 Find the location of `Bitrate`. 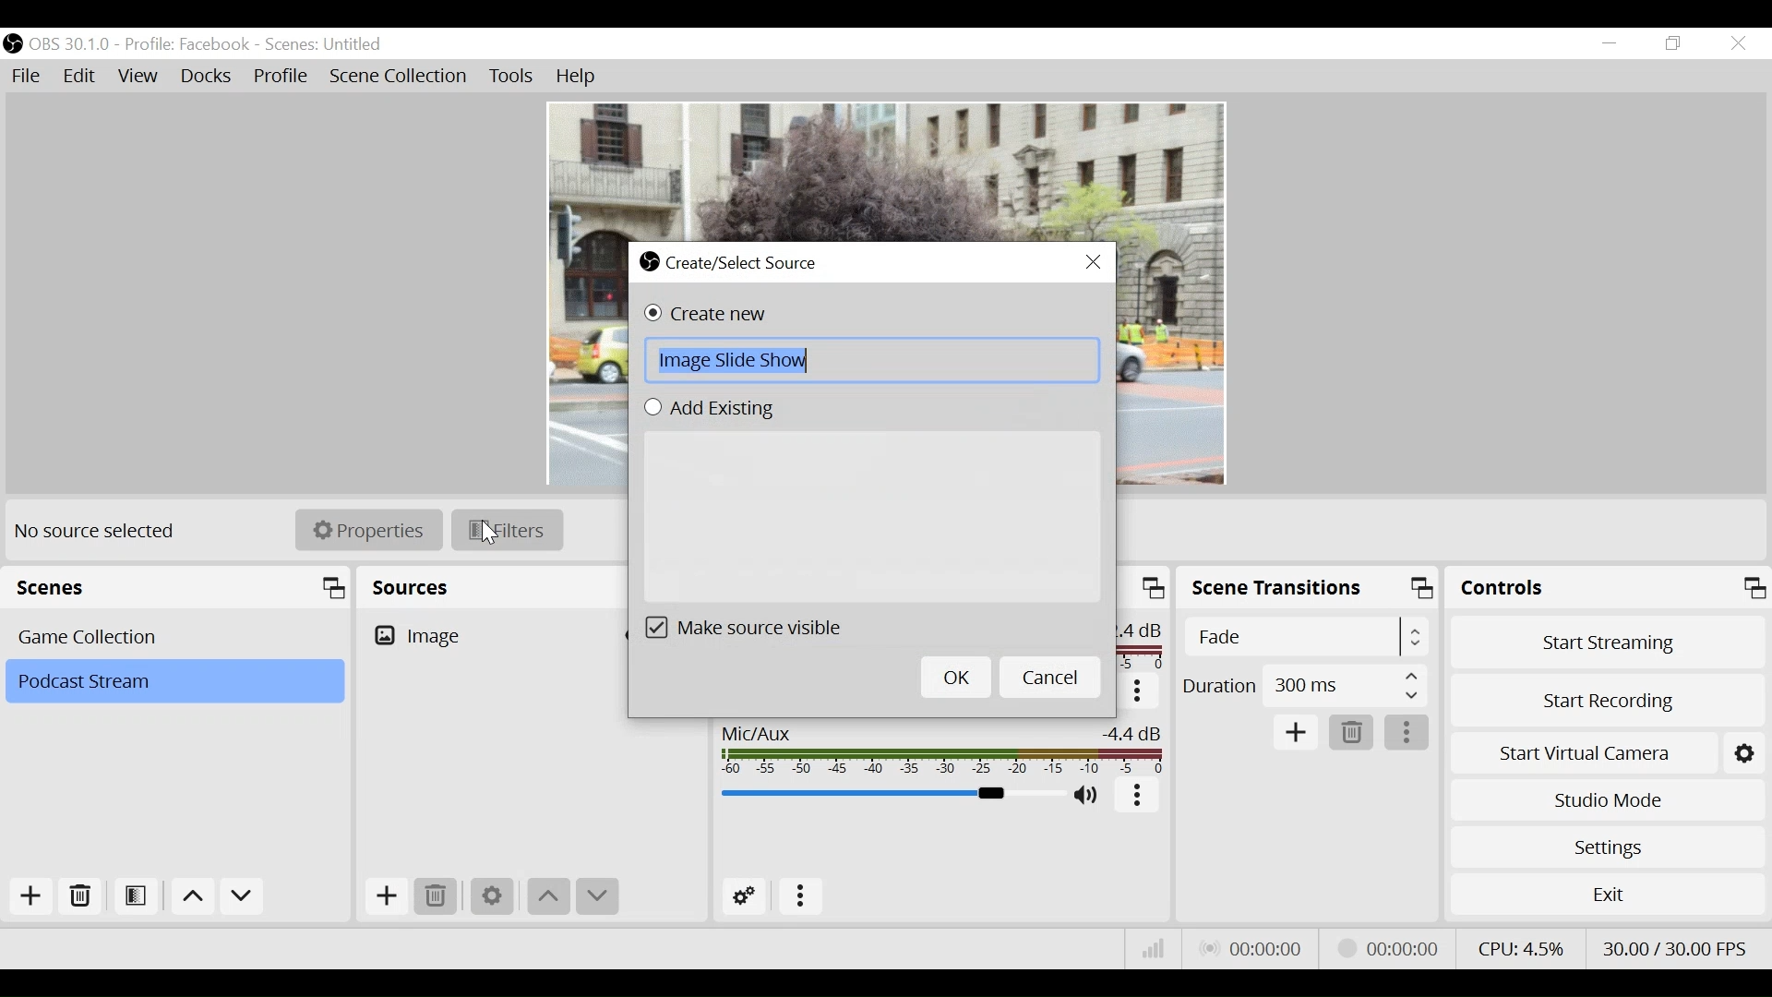

Bitrate is located at coordinates (1154, 949).